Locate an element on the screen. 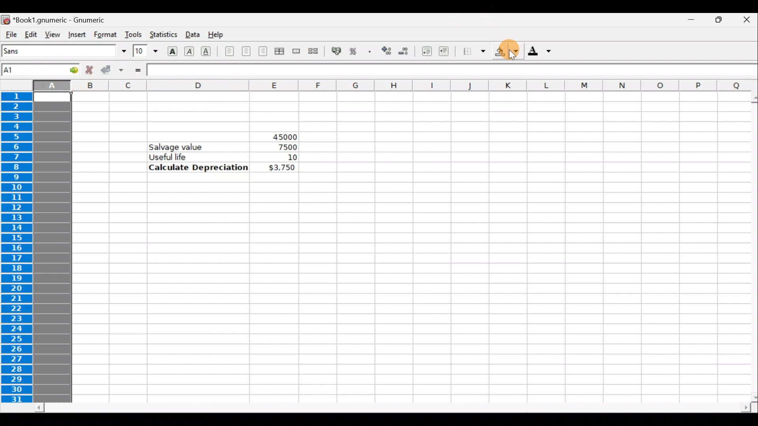  Include thousands separator is located at coordinates (370, 51).